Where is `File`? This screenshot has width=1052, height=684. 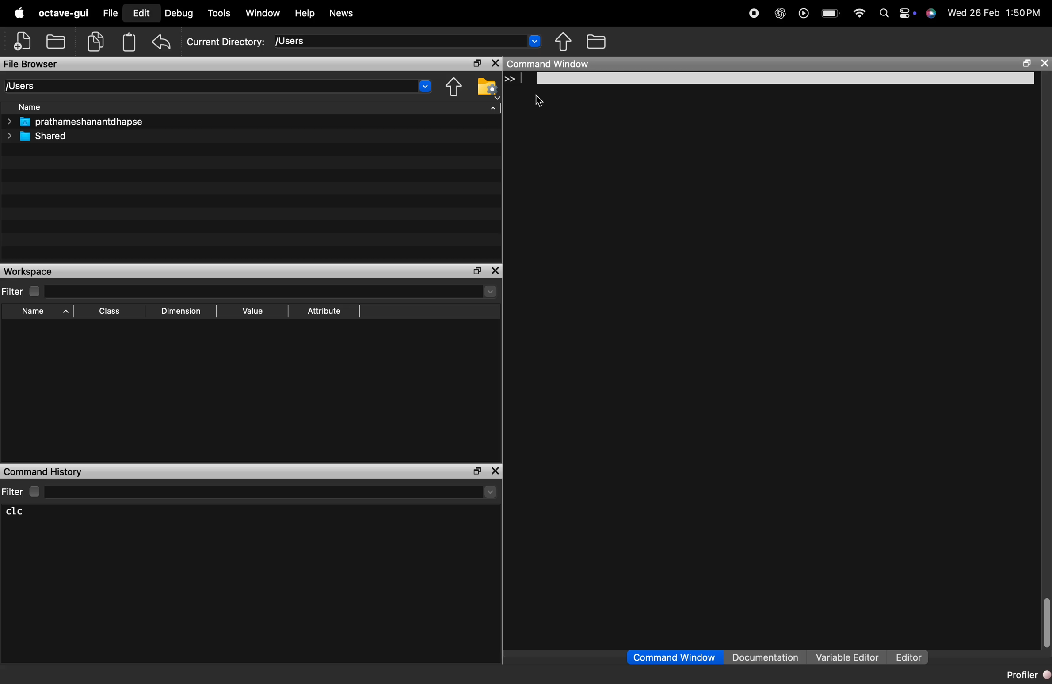
File is located at coordinates (111, 13).